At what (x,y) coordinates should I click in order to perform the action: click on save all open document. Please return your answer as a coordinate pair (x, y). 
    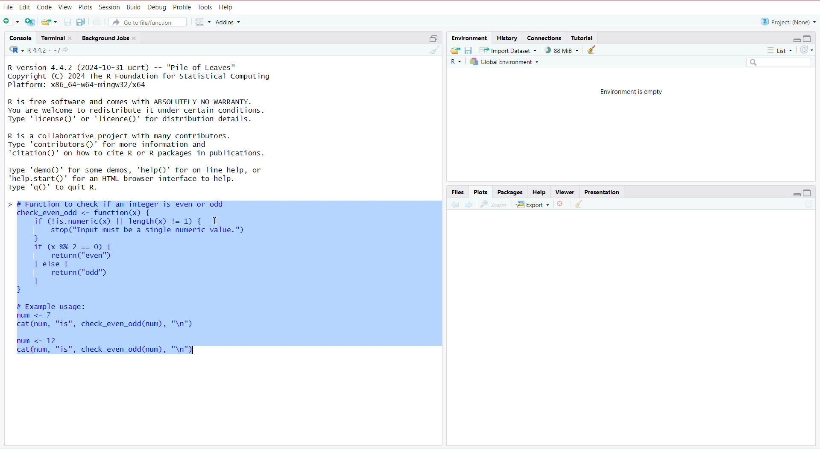
    Looking at the image, I should click on (82, 22).